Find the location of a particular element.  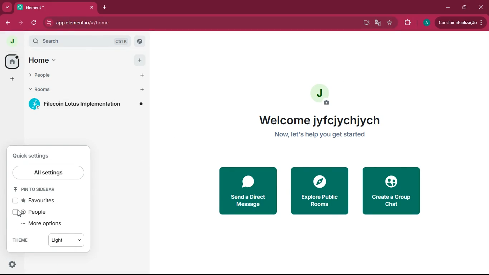

update is located at coordinates (461, 23).